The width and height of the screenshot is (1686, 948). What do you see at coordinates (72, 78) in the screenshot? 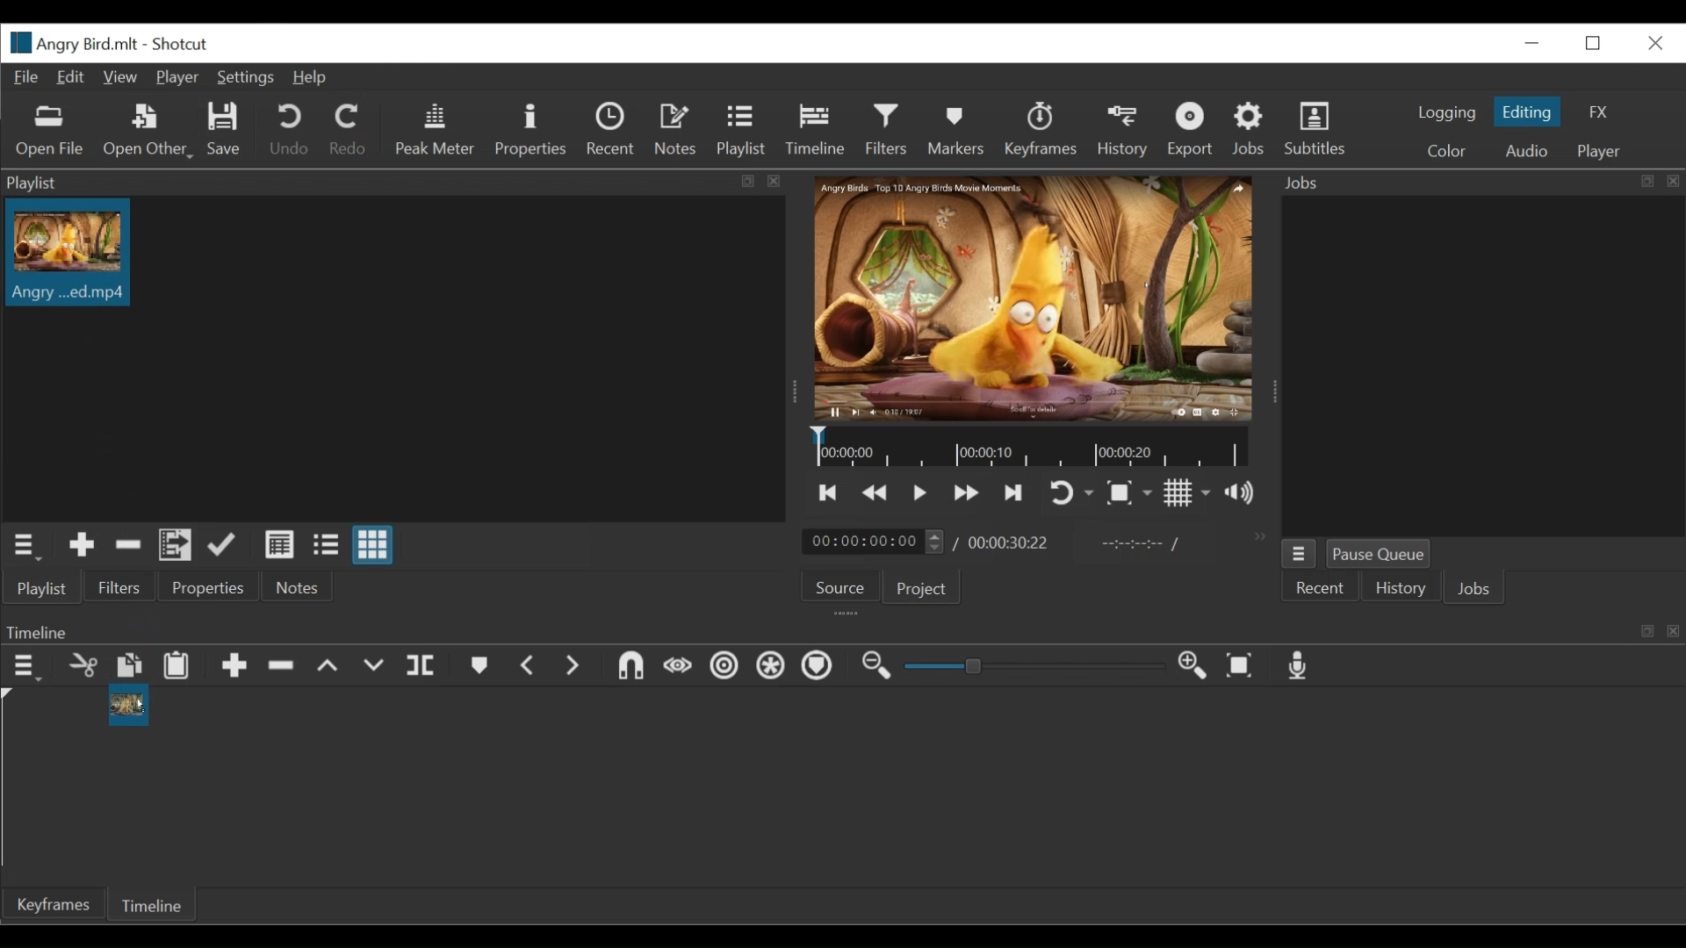
I see `Edit` at bounding box center [72, 78].